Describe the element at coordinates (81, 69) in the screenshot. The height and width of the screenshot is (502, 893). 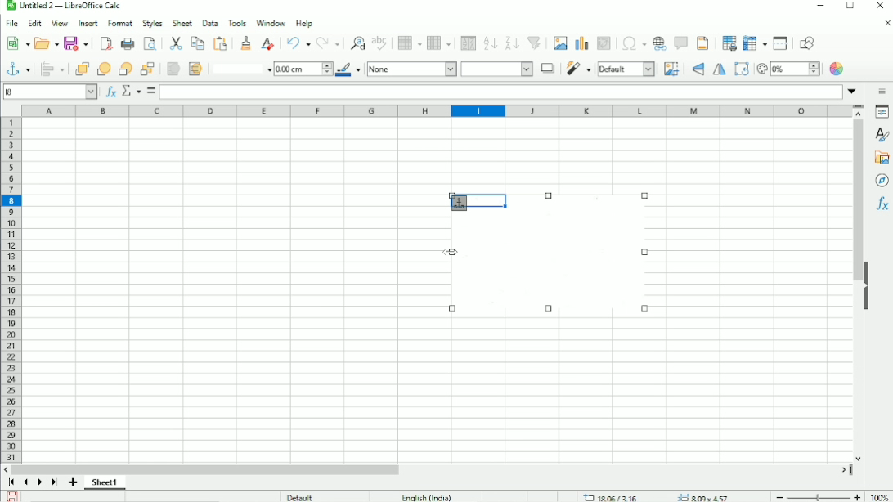
I see `Bring to front` at that location.